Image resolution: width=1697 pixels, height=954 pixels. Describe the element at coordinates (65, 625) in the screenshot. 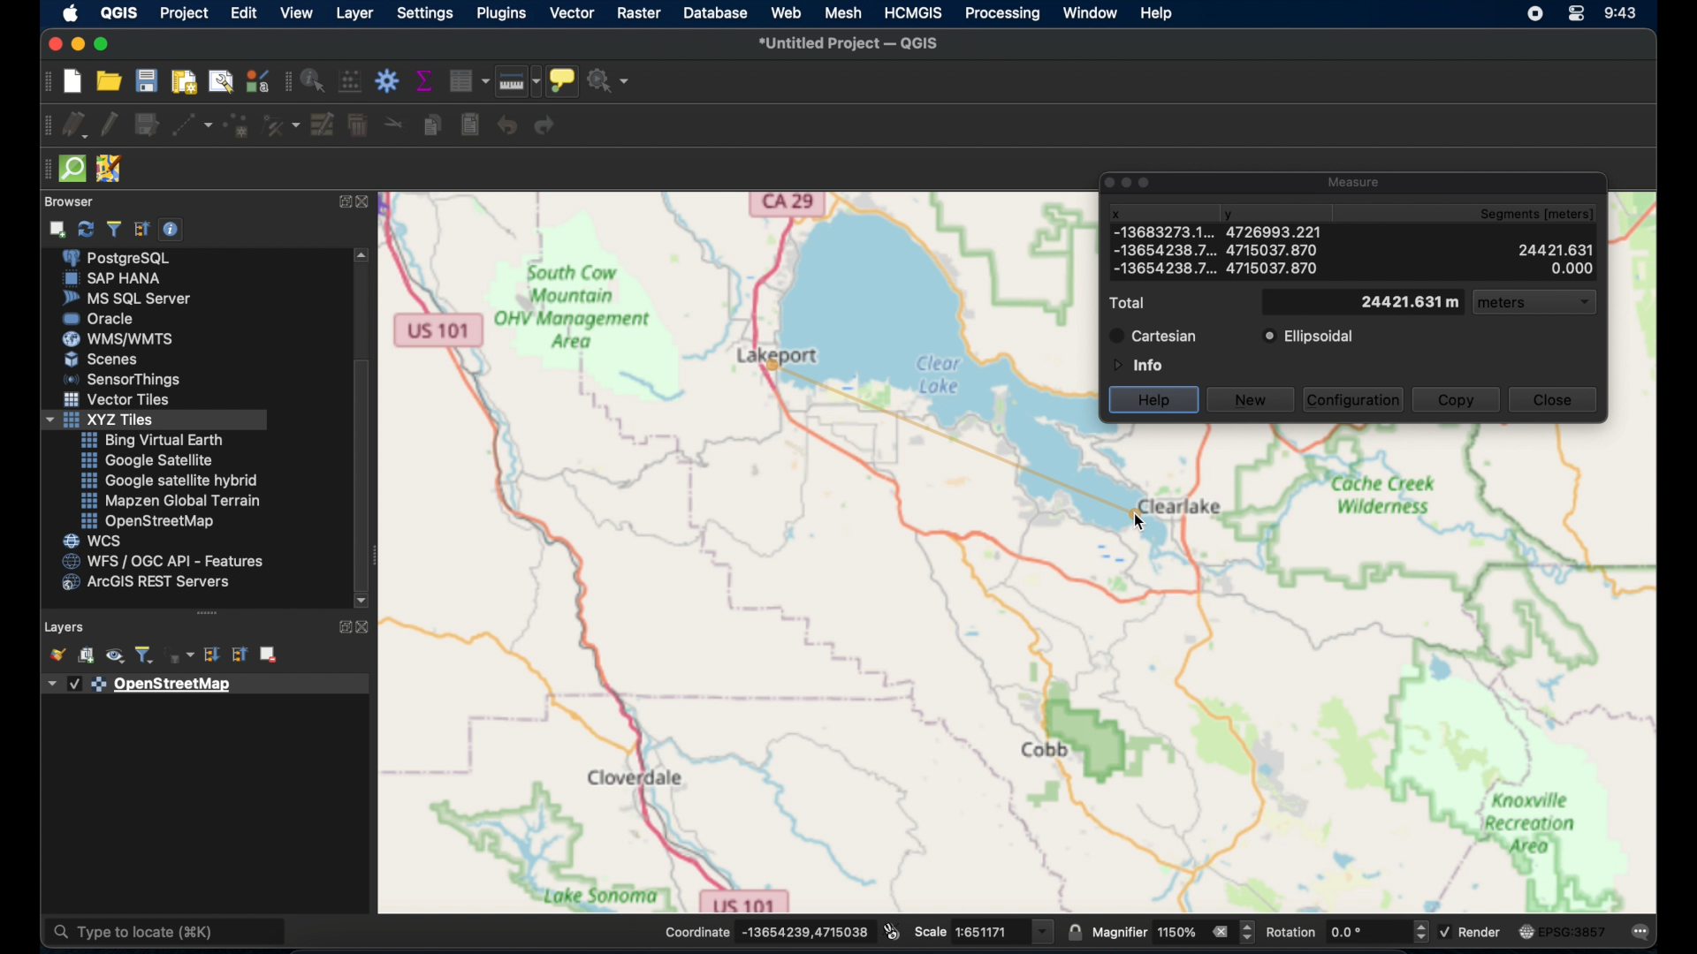

I see `layers` at that location.